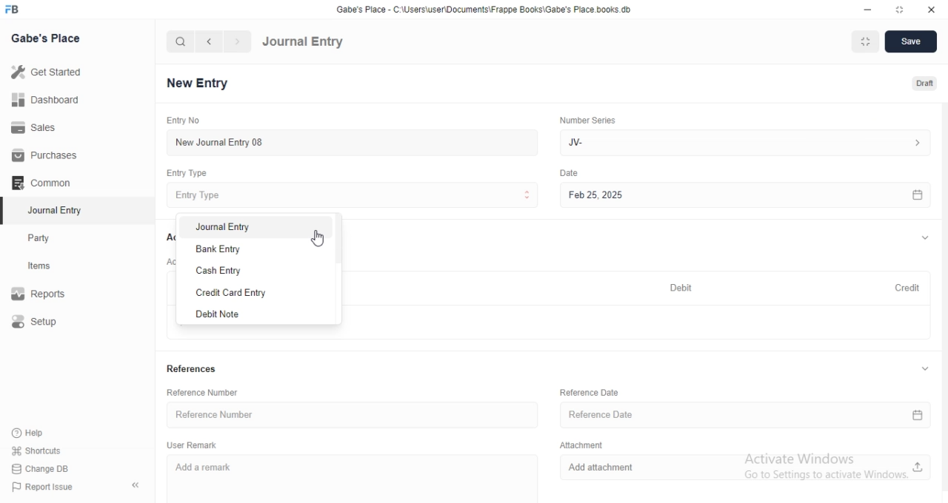 The image size is (948, 503). What do you see at coordinates (924, 239) in the screenshot?
I see `expand/collapse` at bounding box center [924, 239].